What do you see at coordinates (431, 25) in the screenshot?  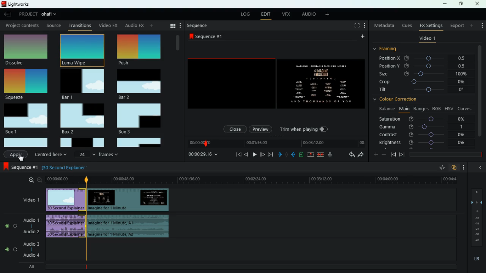 I see `fx settings` at bounding box center [431, 25].